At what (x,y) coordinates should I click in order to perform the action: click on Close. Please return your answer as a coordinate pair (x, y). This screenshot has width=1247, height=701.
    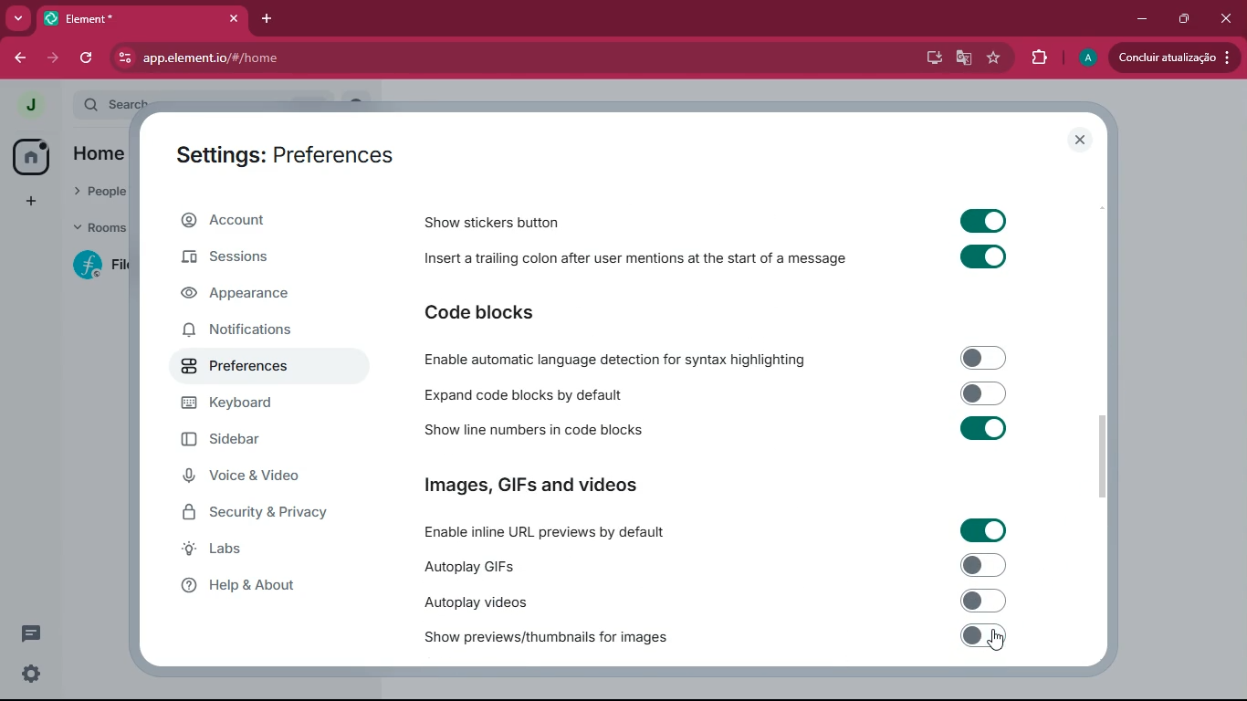
    Looking at the image, I should click on (1080, 140).